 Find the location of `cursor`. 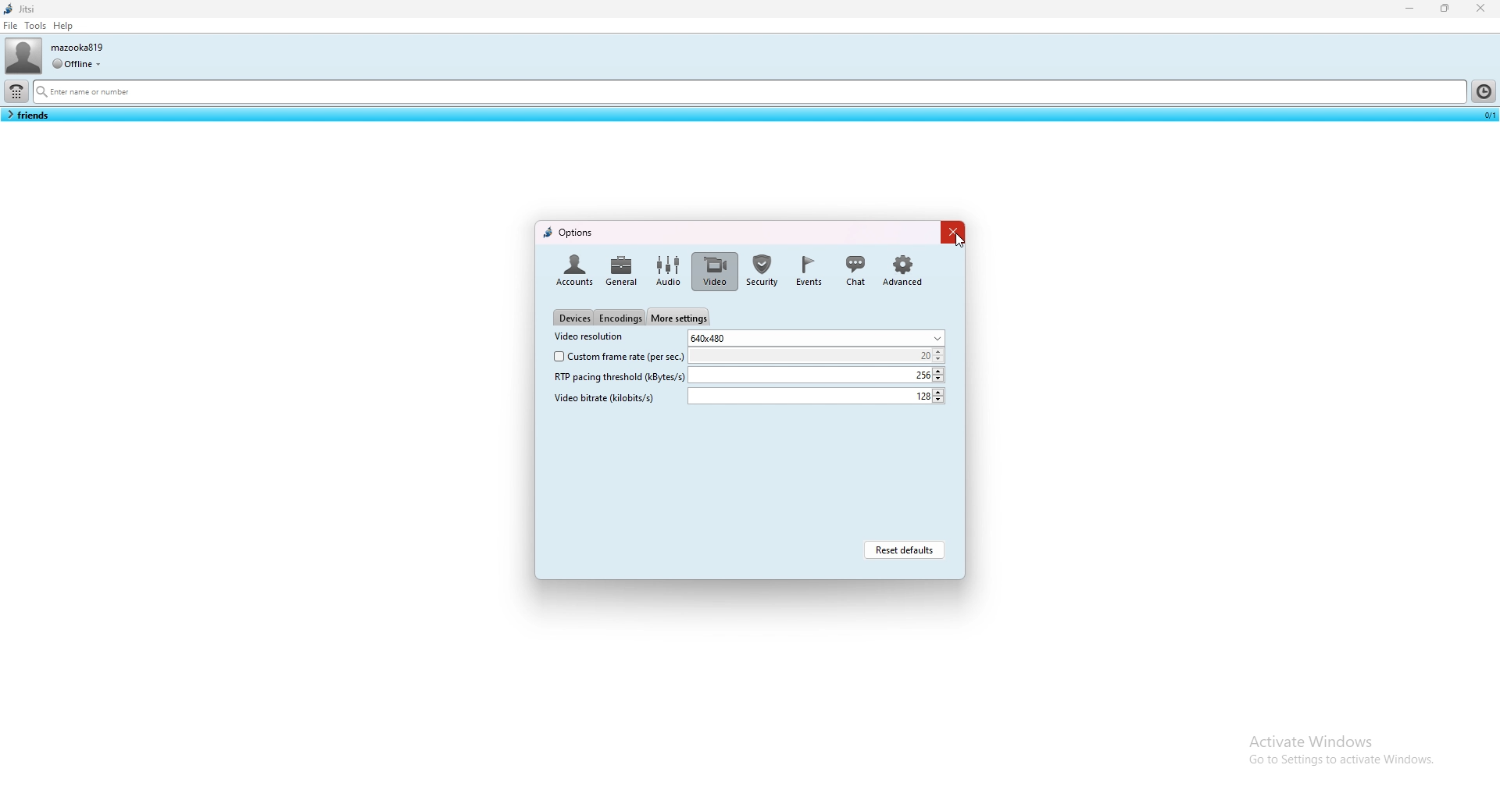

cursor is located at coordinates (959, 241).